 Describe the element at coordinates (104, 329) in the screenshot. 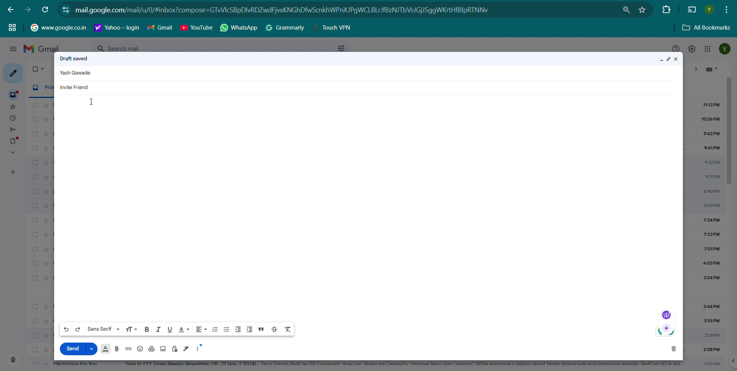

I see `Font ` at that location.